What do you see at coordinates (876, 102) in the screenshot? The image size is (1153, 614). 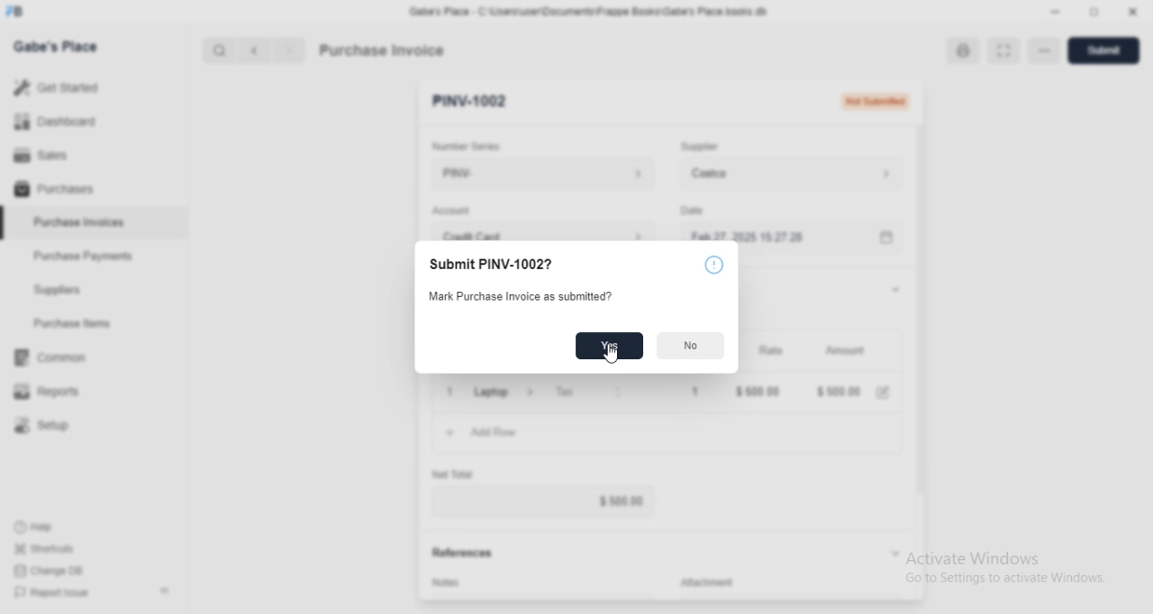 I see `Not Submitted` at bounding box center [876, 102].